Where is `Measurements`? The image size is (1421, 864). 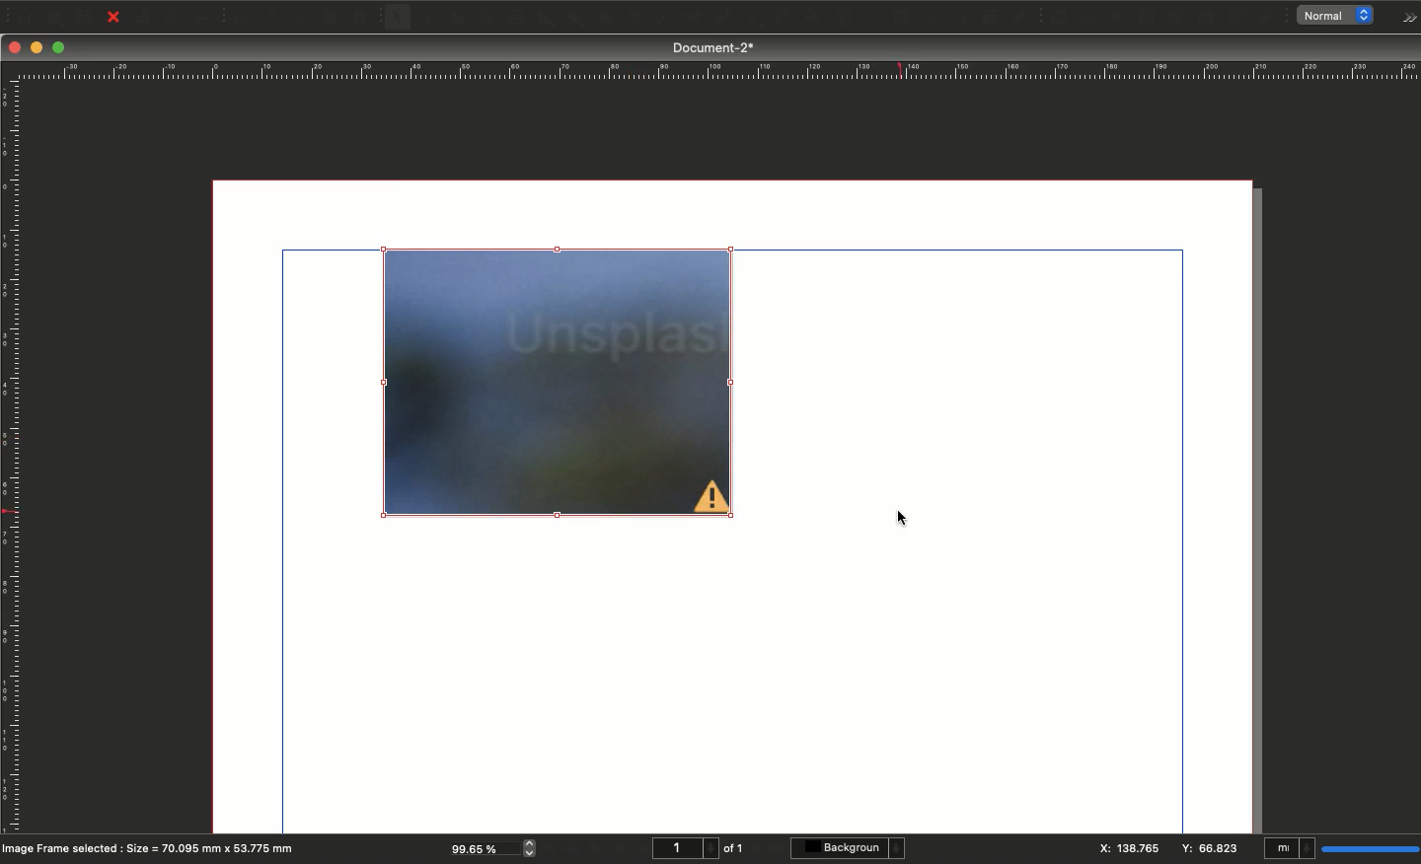
Measurements is located at coordinates (955, 18).